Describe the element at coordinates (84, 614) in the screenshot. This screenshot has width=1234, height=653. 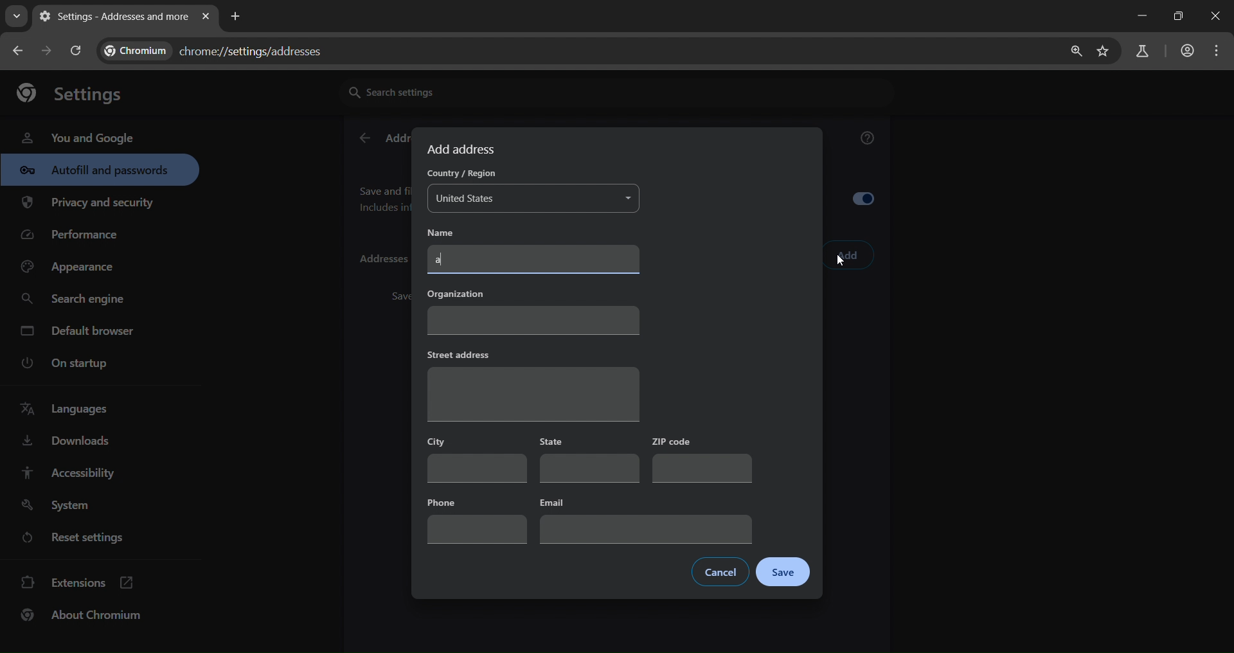
I see `bout chromium` at that location.